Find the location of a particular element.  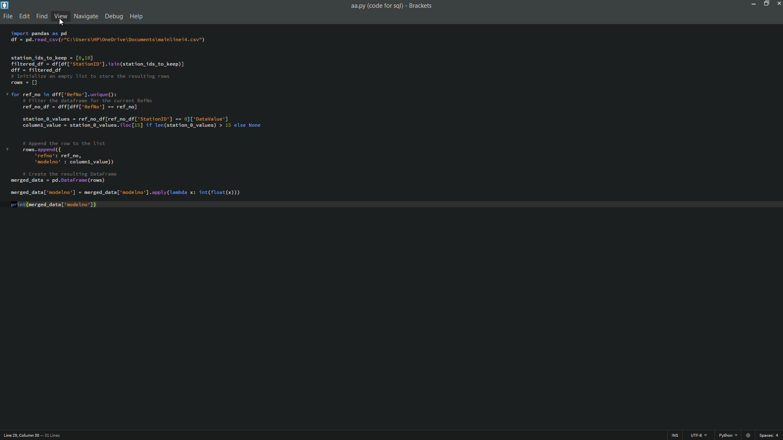

cursor position is located at coordinates (20, 435).